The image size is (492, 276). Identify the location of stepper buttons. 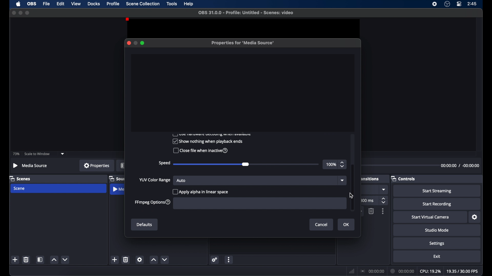
(384, 201).